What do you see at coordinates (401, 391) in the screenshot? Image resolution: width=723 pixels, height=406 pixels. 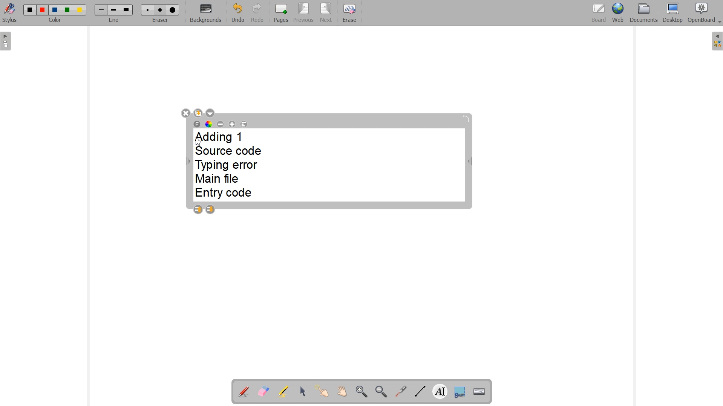 I see `Virtual laser pointer` at bounding box center [401, 391].